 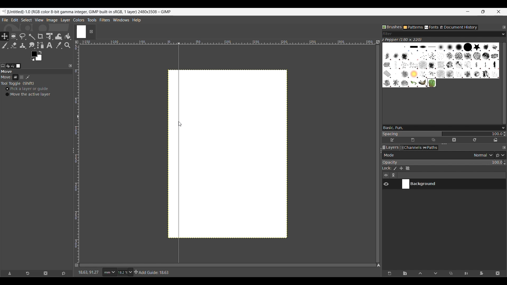 What do you see at coordinates (18, 66) in the screenshot?
I see `Images` at bounding box center [18, 66].